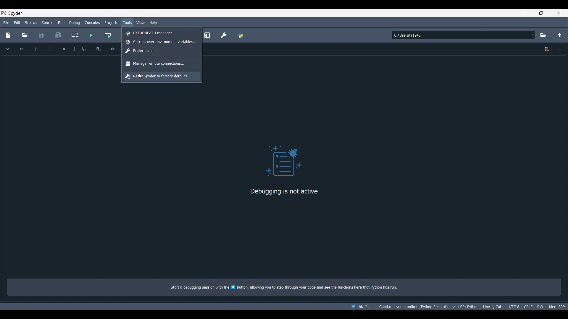 The height and width of the screenshot is (319, 568). Describe the element at coordinates (289, 288) in the screenshot. I see `text` at that location.